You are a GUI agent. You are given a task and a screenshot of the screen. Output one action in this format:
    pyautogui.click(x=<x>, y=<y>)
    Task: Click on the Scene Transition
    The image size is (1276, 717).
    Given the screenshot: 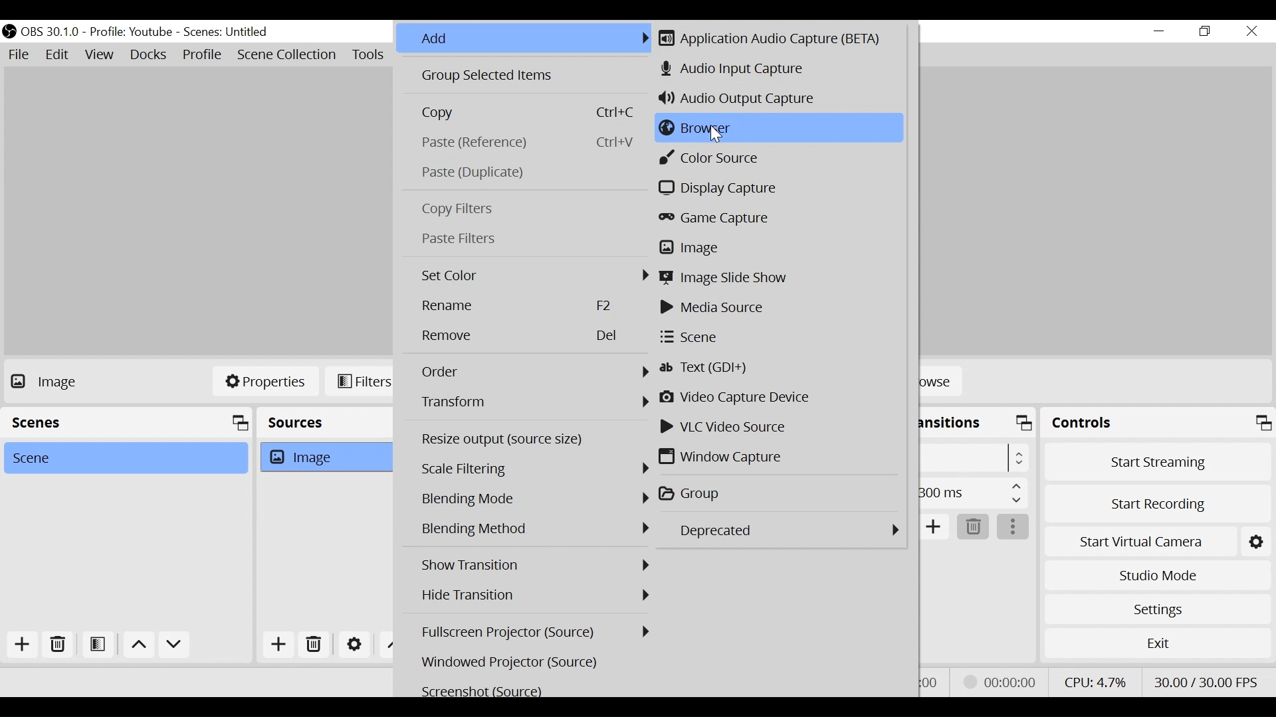 What is the action you would take?
    pyautogui.click(x=979, y=422)
    